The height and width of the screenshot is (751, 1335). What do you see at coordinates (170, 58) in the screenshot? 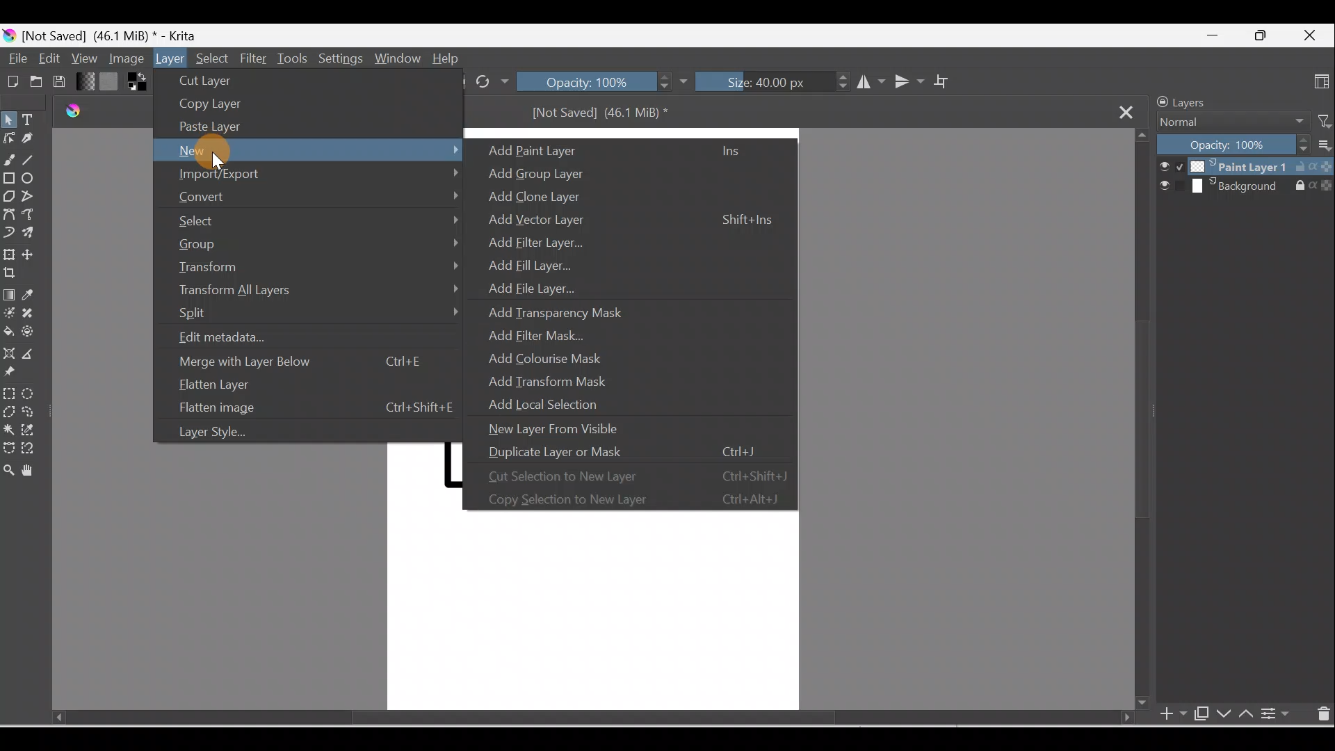
I see `Layer` at bounding box center [170, 58].